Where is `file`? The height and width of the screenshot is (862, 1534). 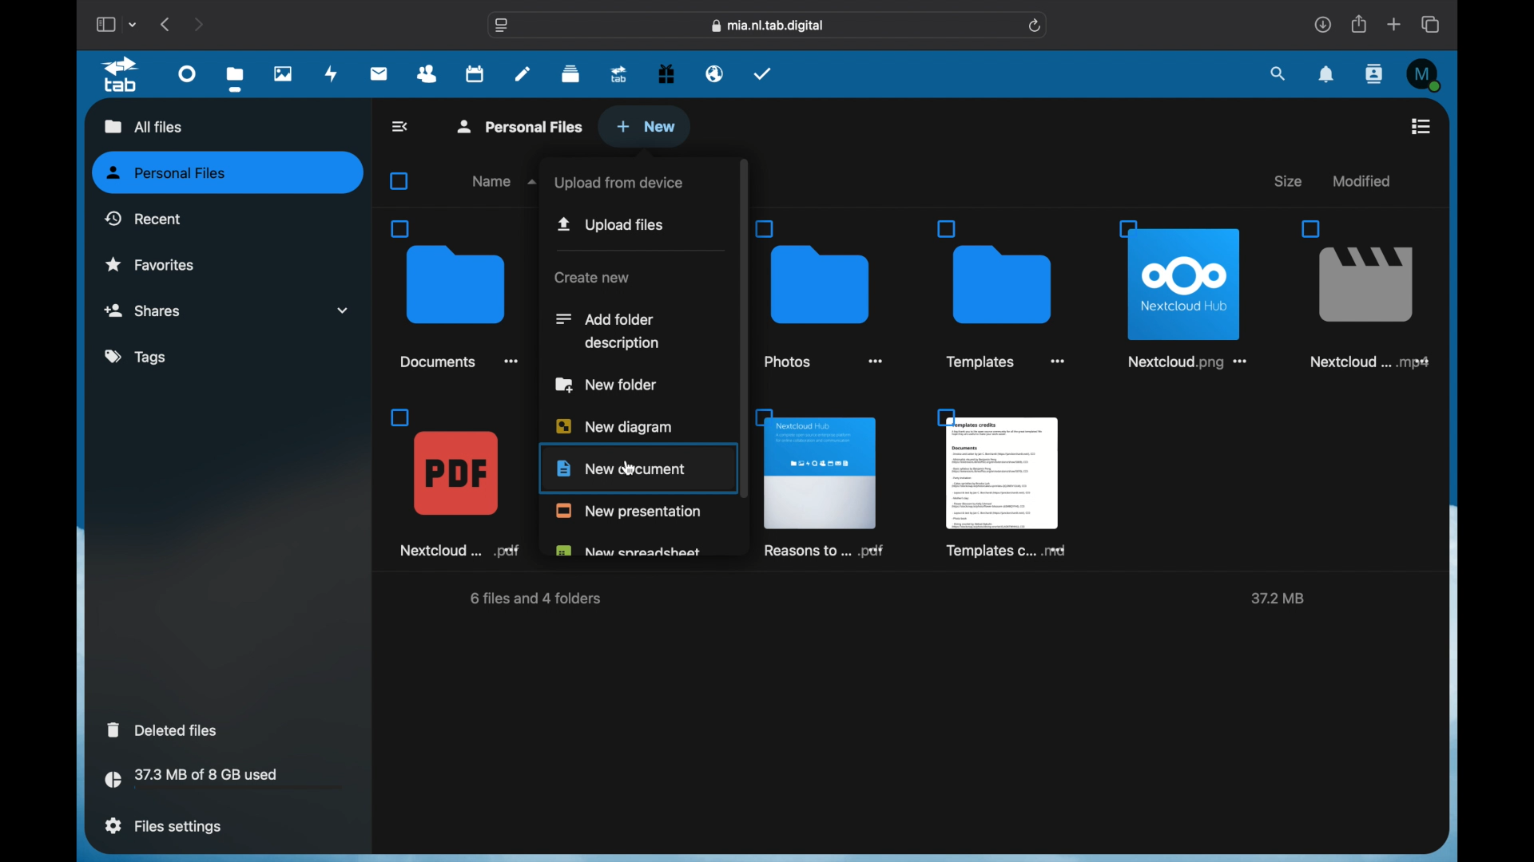
file is located at coordinates (1187, 291).